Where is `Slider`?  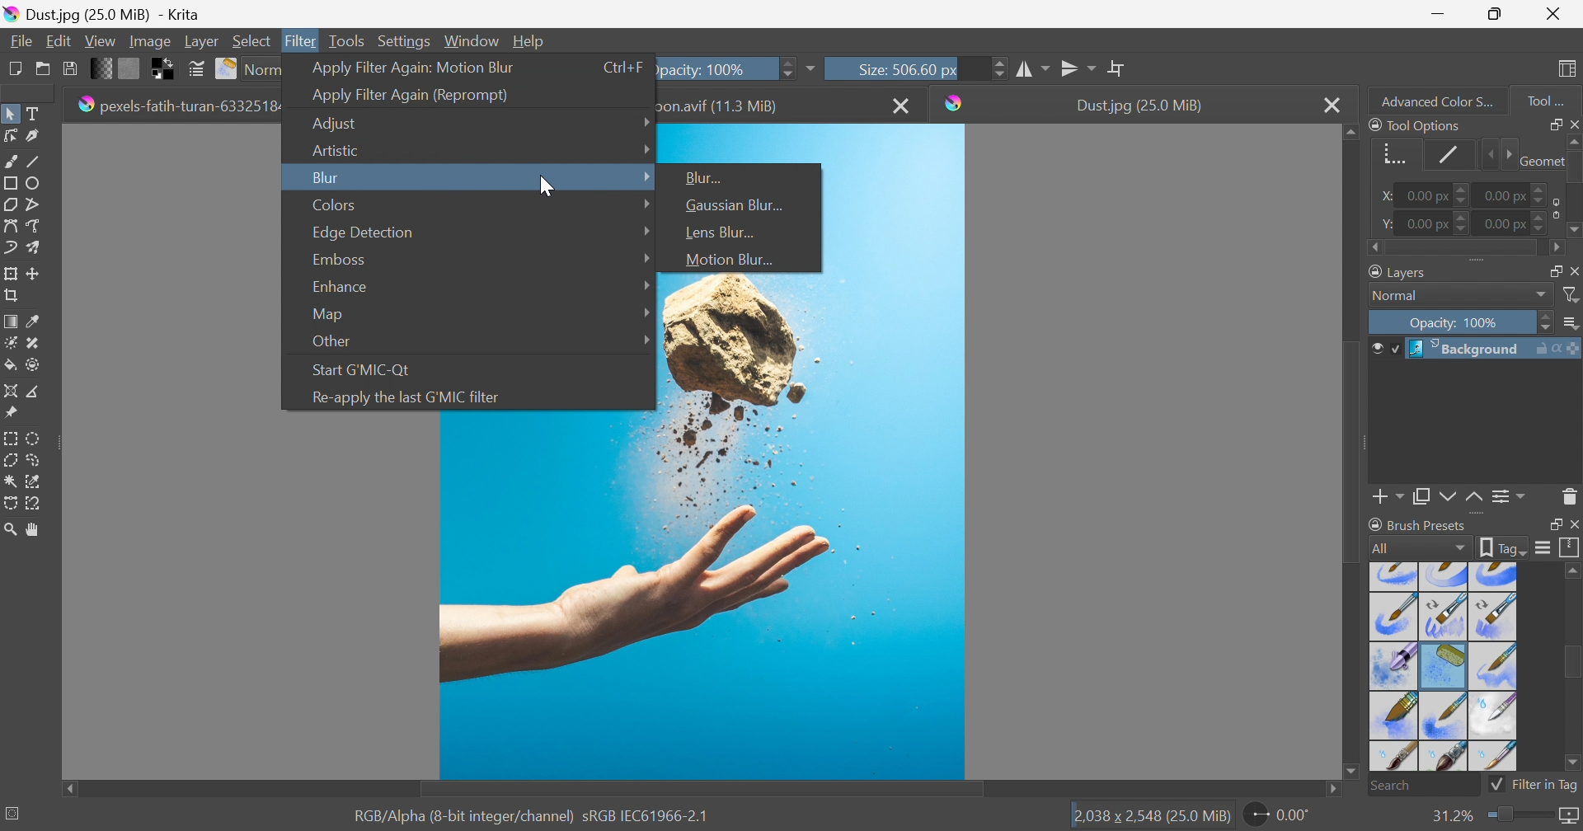
Slider is located at coordinates (999, 68).